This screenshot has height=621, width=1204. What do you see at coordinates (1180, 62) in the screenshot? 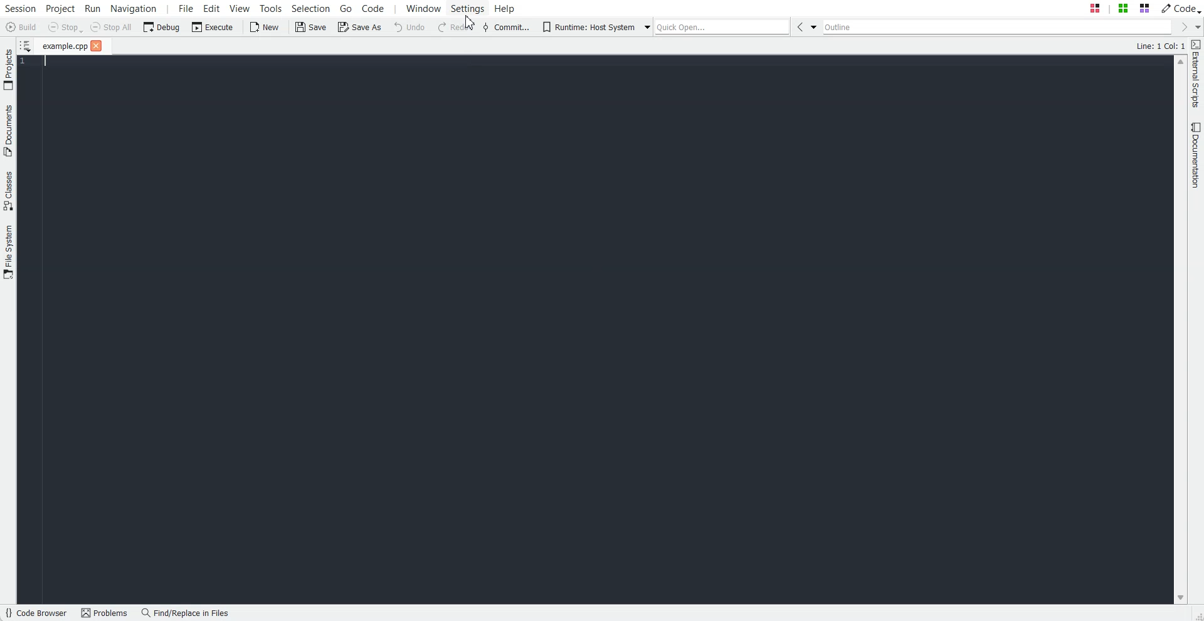
I see `Scroll up` at bounding box center [1180, 62].